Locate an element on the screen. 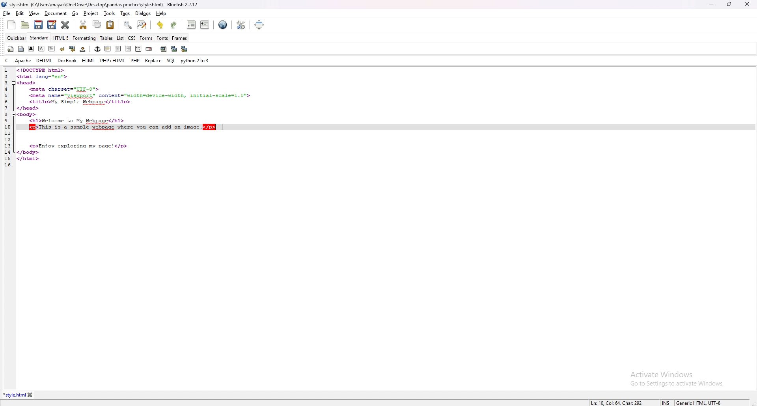 Image resolution: width=757 pixels, height=406 pixels. cursor is located at coordinates (225, 127).